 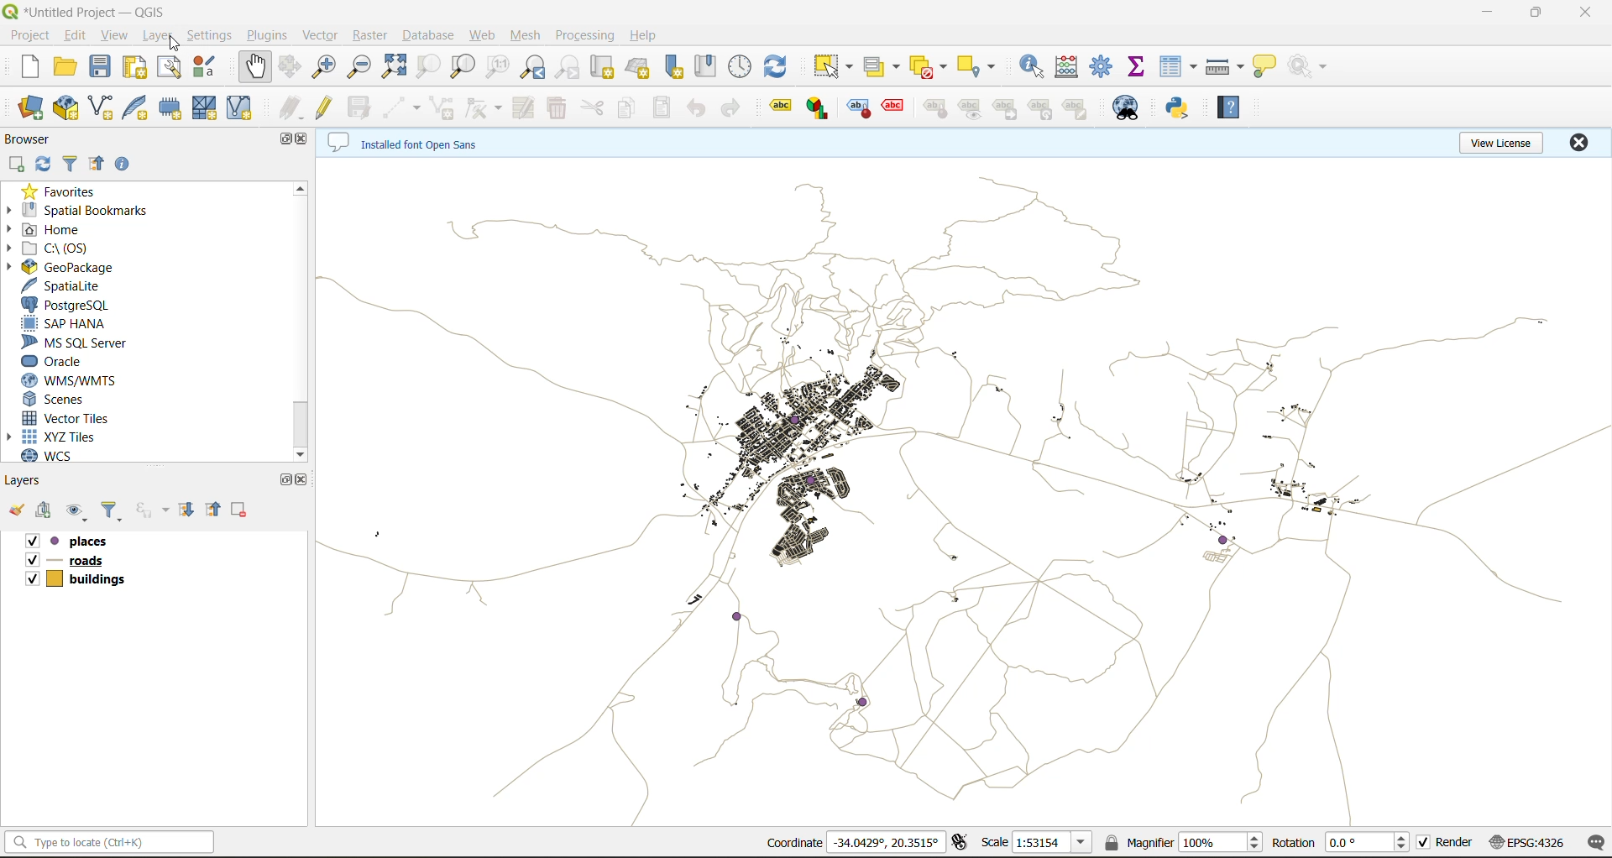 I want to click on edits, so click(x=288, y=106).